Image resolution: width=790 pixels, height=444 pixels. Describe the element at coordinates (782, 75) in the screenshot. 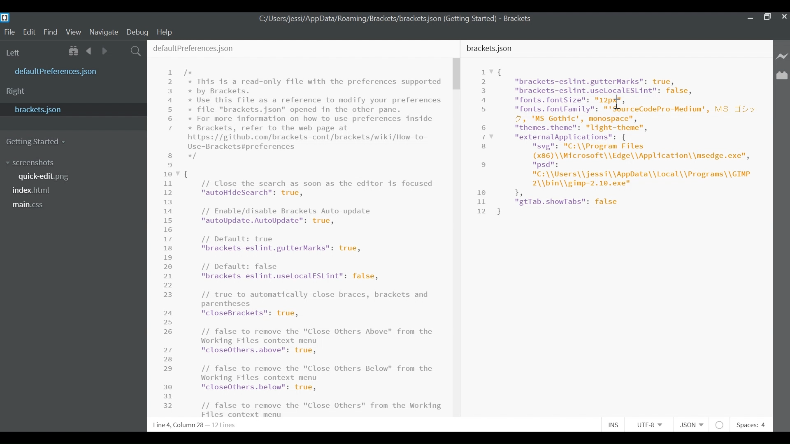

I see `Manage Extensions` at that location.